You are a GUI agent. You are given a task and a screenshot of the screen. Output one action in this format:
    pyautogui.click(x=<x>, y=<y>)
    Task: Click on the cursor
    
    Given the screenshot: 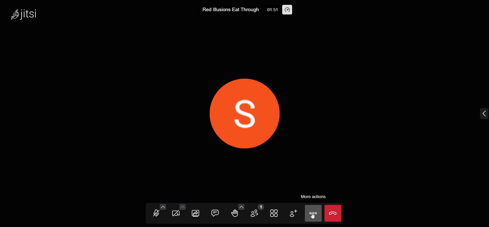 What is the action you would take?
    pyautogui.click(x=315, y=218)
    